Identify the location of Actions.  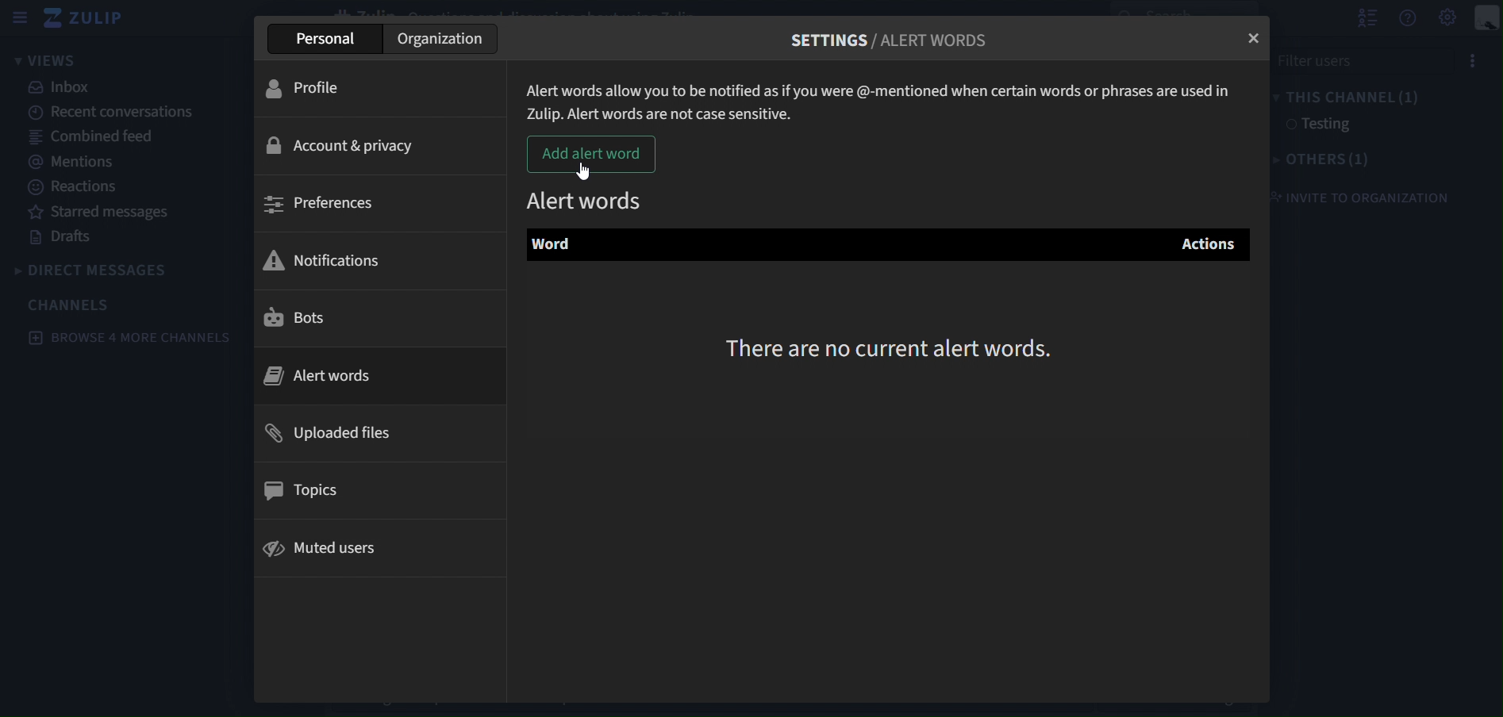
(1209, 243).